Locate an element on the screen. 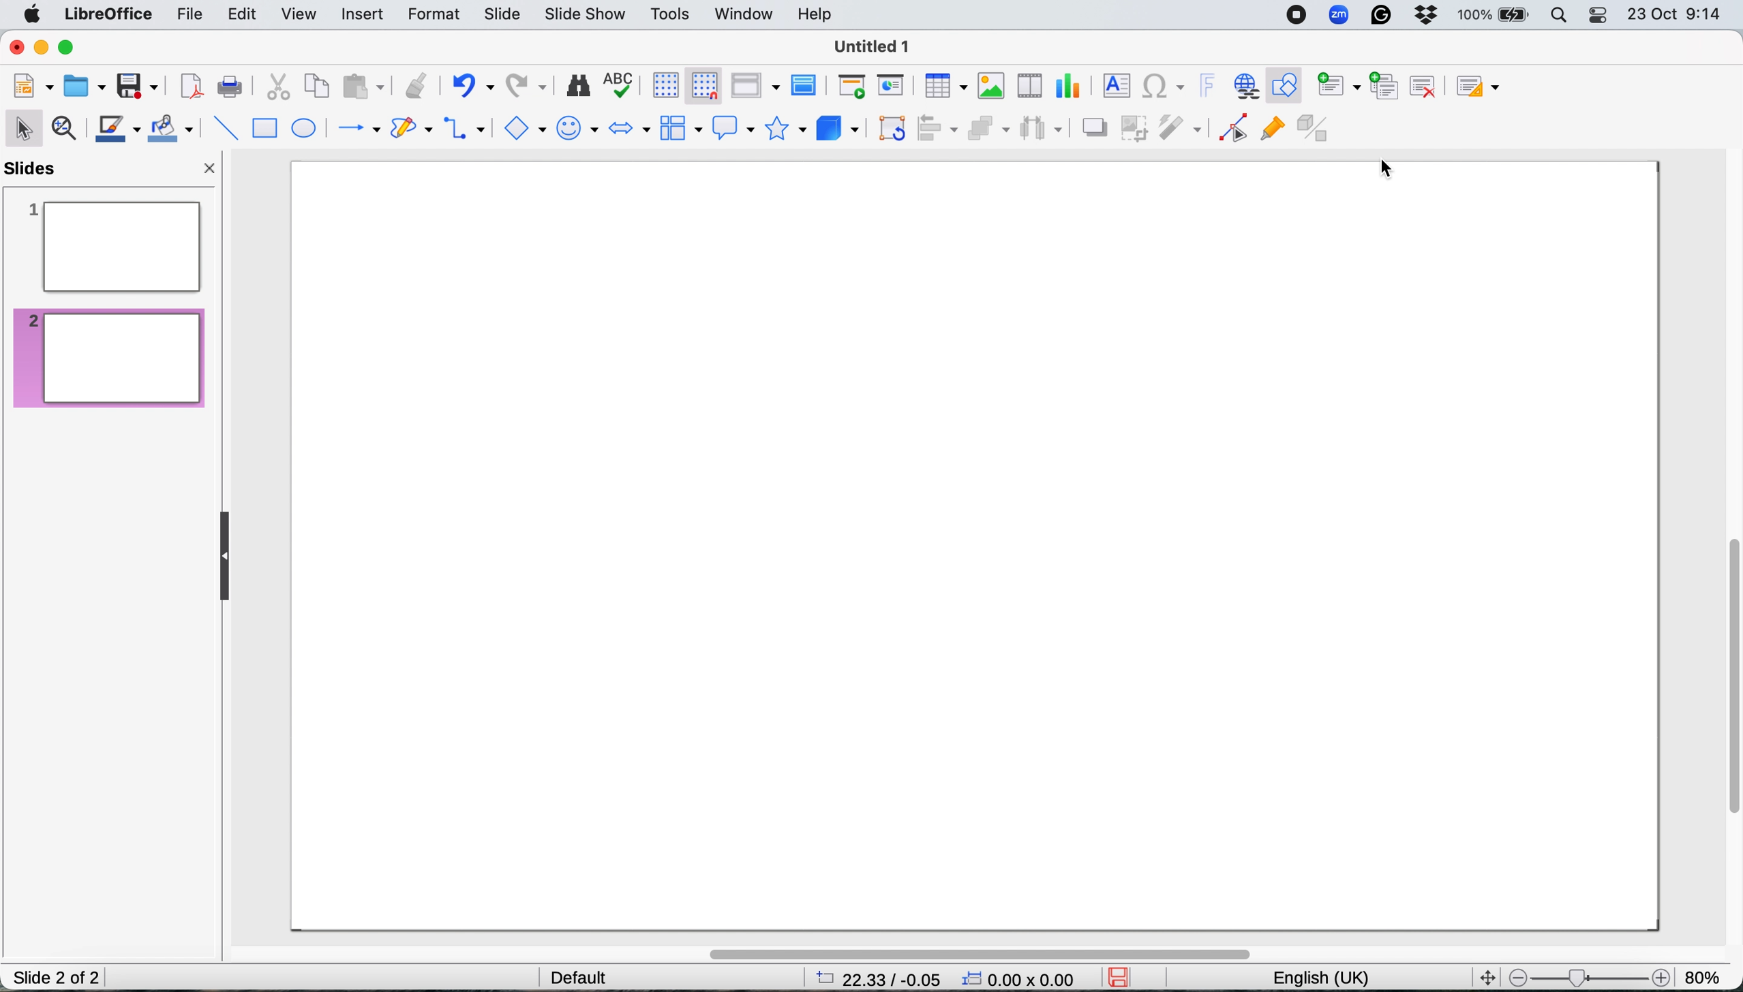 The height and width of the screenshot is (992, 1743). text color is located at coordinates (118, 129).